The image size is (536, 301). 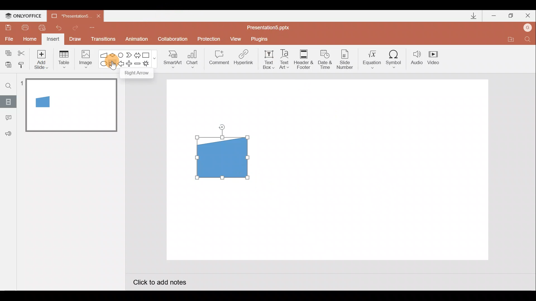 I want to click on Comments, so click(x=7, y=118).